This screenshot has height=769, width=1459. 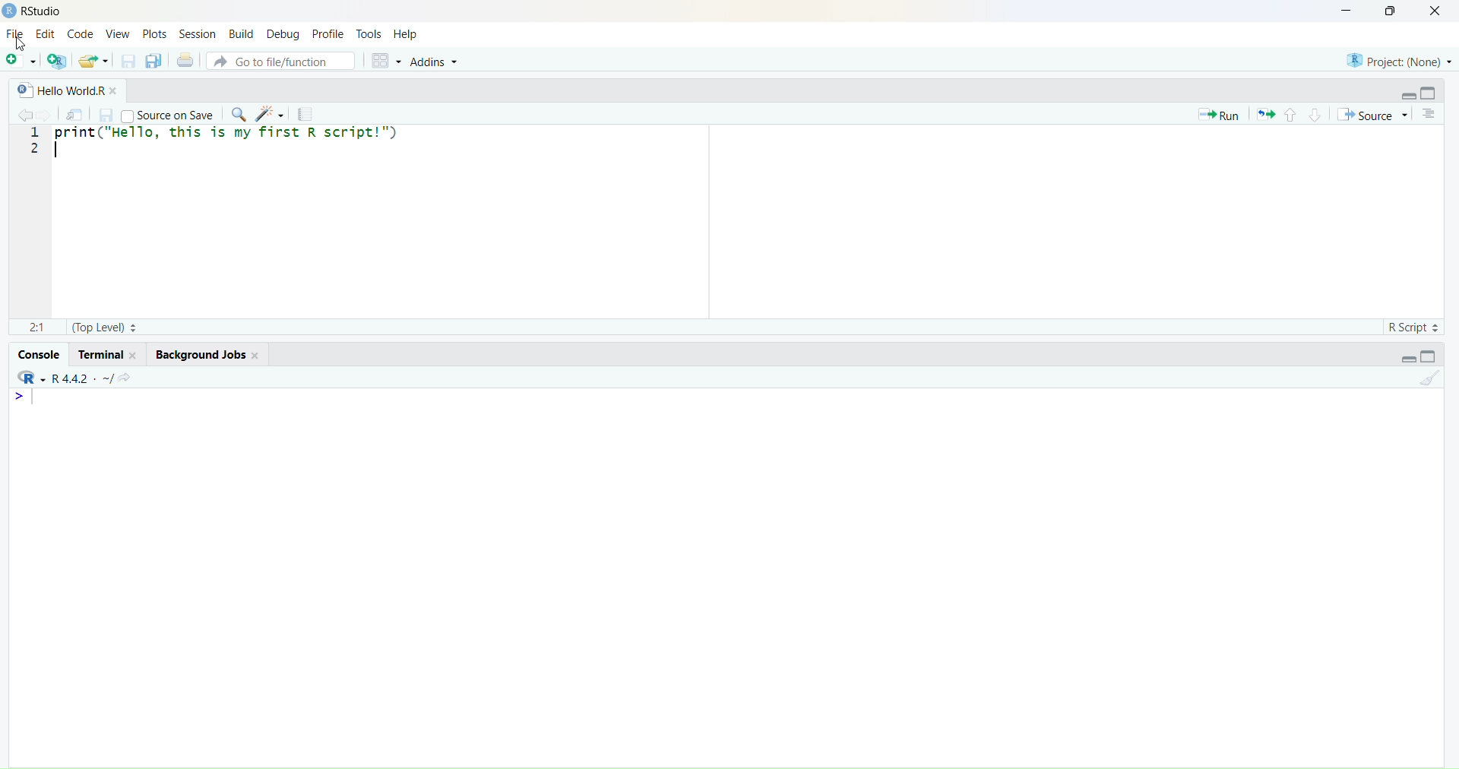 What do you see at coordinates (79, 90) in the screenshot?
I see `Hello World.R` at bounding box center [79, 90].